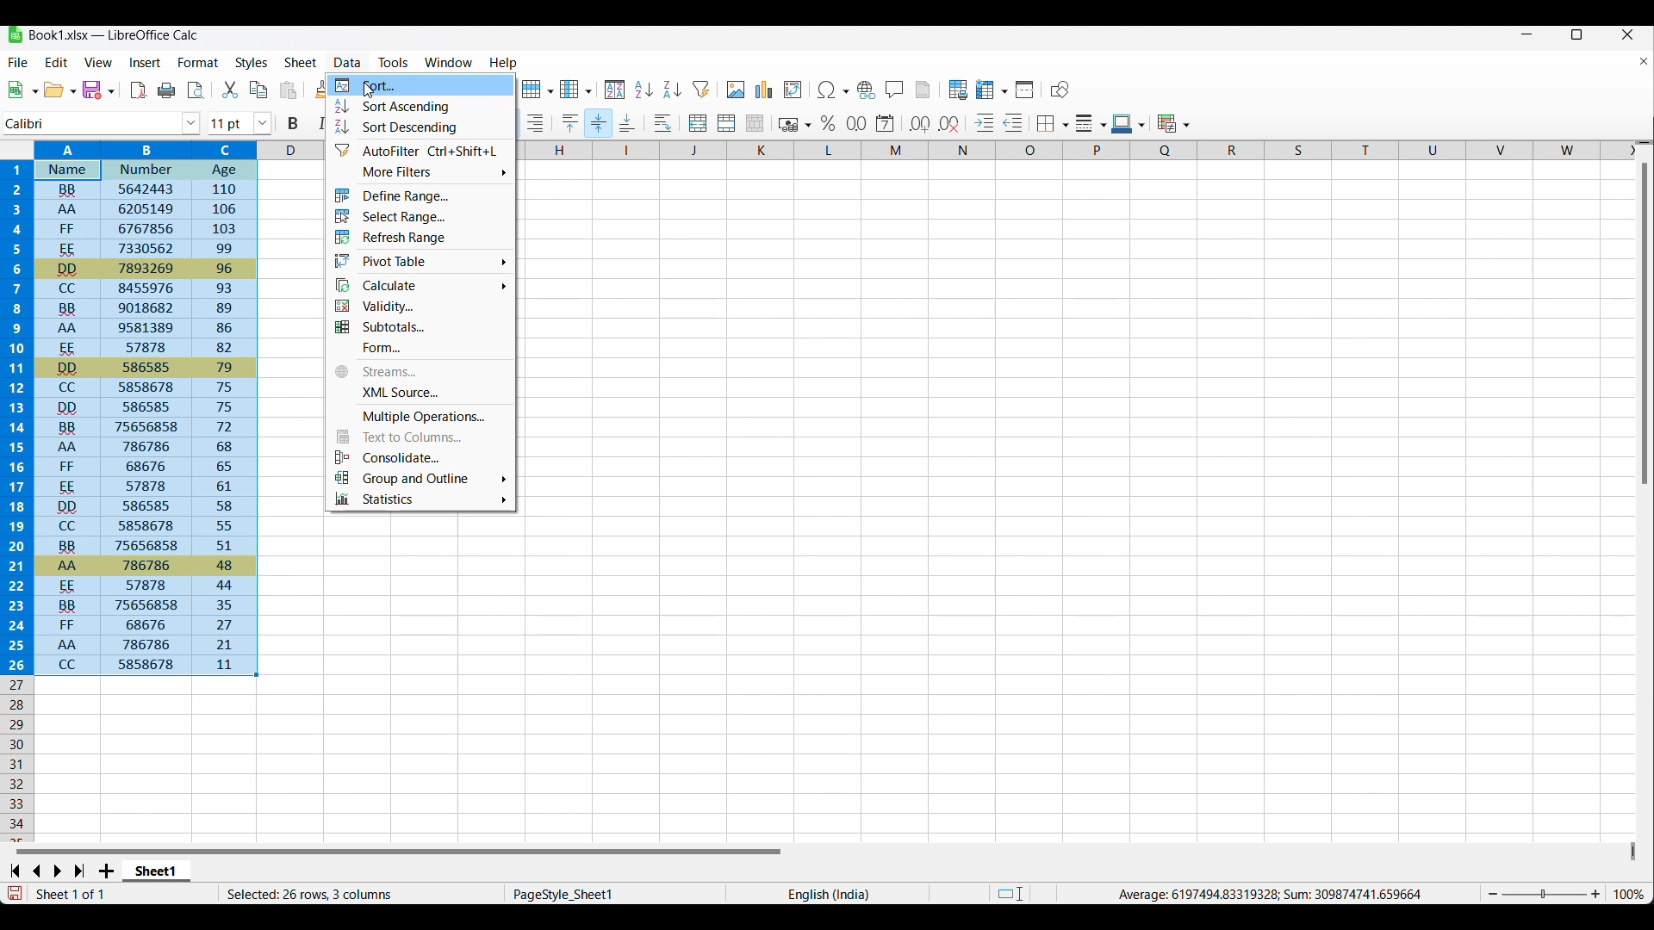  I want to click on Freeze rows and columns, so click(992, 90).